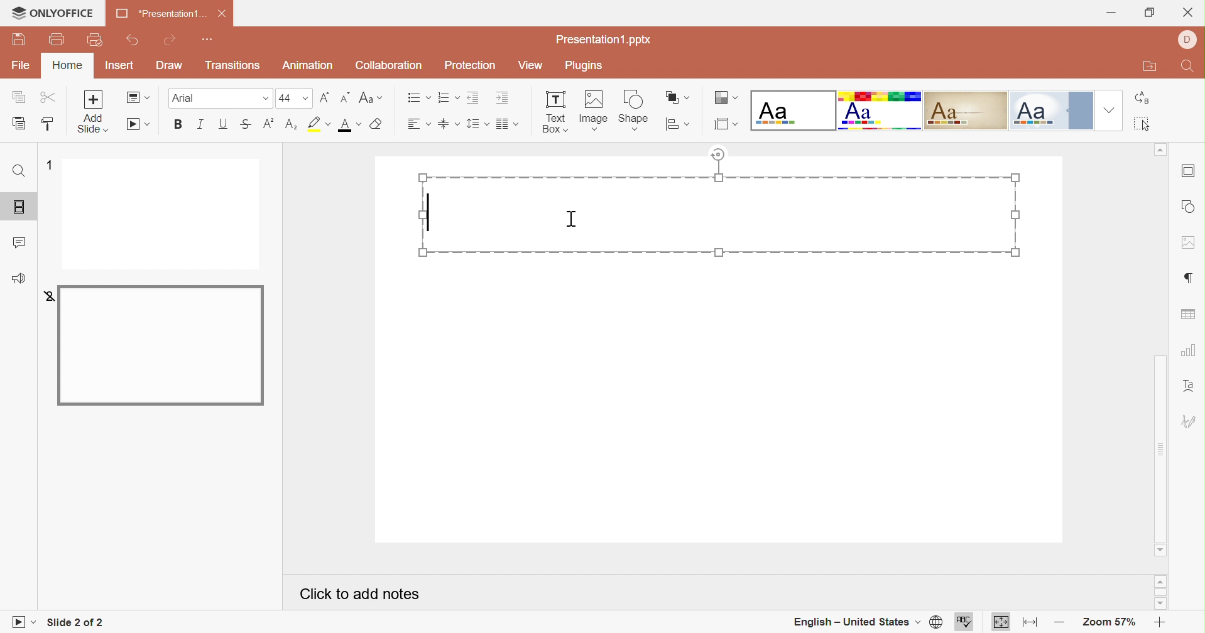  I want to click on Increase indent, so click(503, 99).